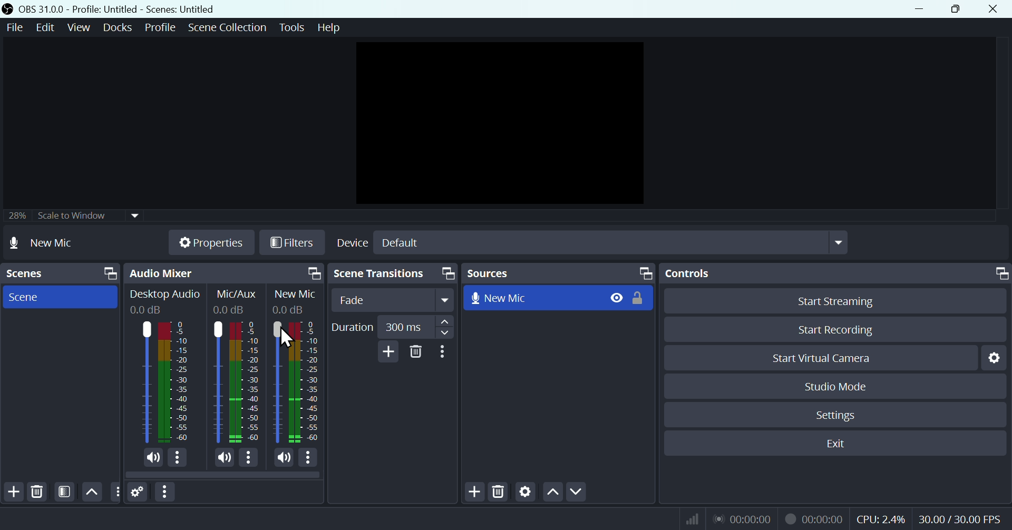 Image resolution: width=1012 pixels, height=530 pixels. What do you see at coordinates (239, 294) in the screenshot?
I see `` at bounding box center [239, 294].